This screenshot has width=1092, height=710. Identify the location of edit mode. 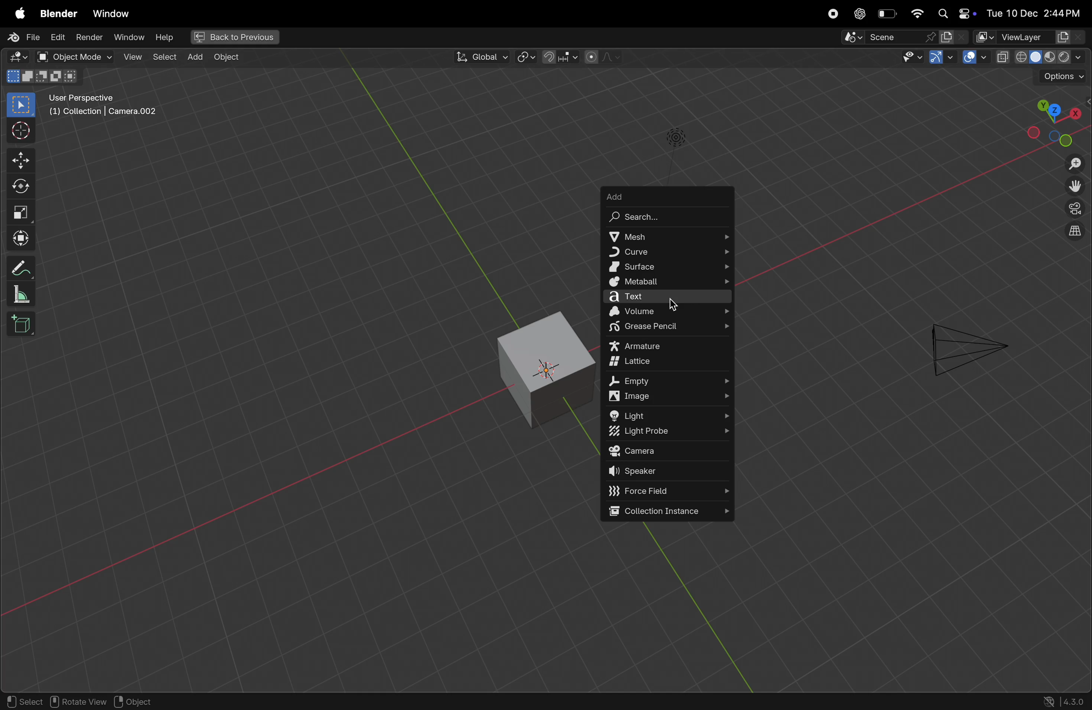
(19, 56).